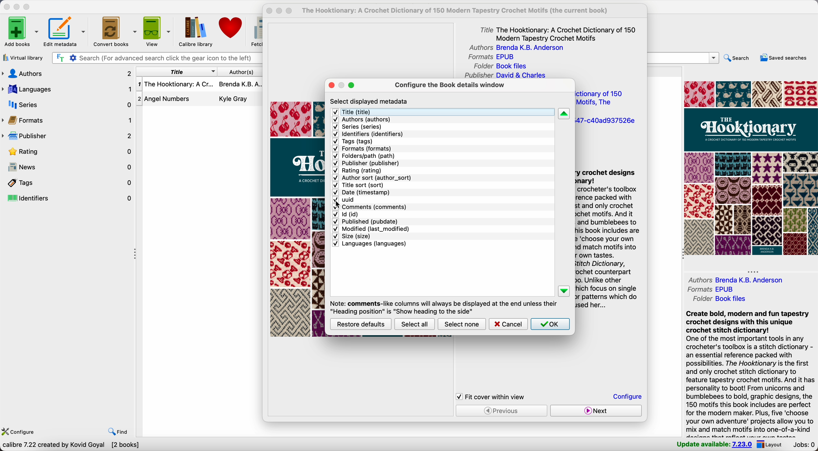  I want to click on update available, so click(714, 443).